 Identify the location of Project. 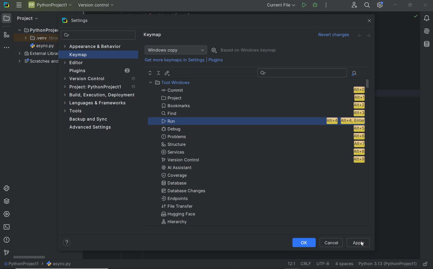
(22, 18).